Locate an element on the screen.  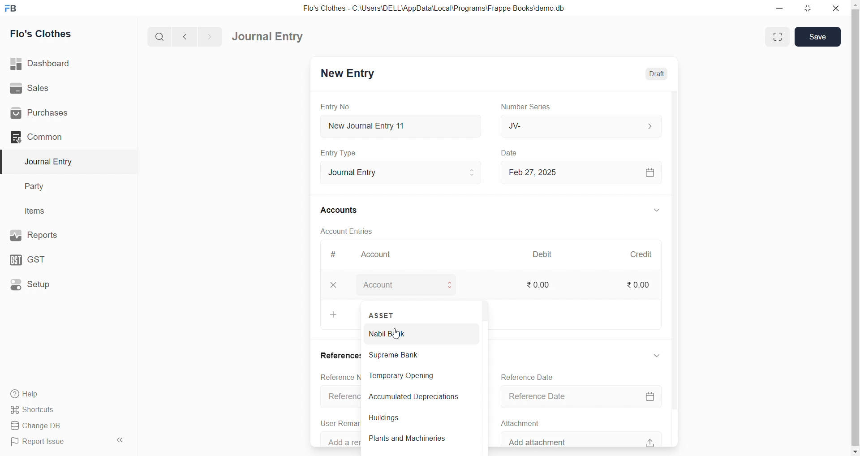
Account is located at coordinates (384, 254).